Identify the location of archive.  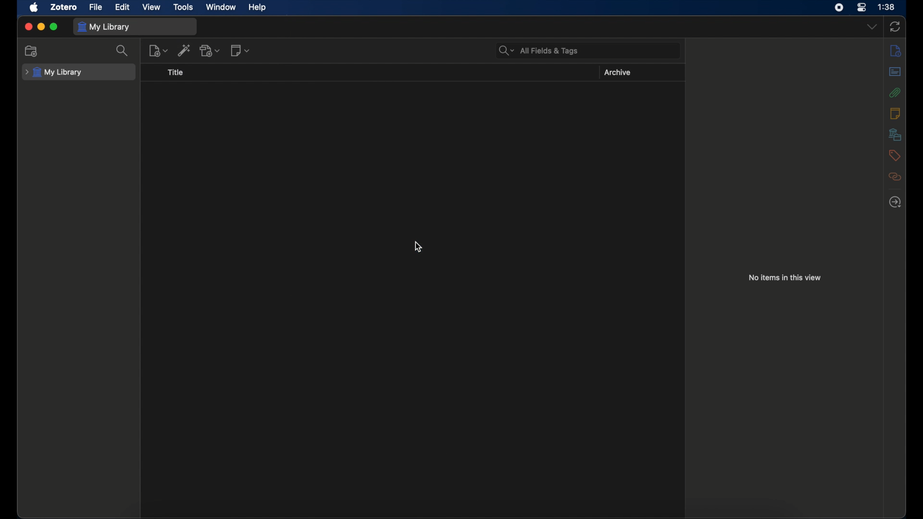
(617, 73).